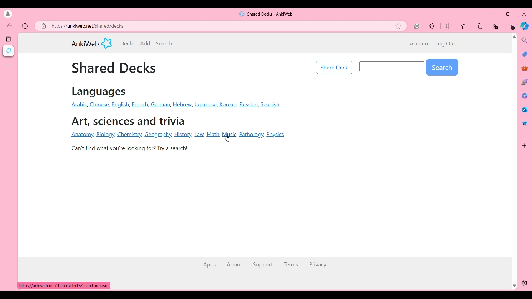 The height and width of the screenshot is (299, 532). I want to click on Privacy, so click(318, 265).